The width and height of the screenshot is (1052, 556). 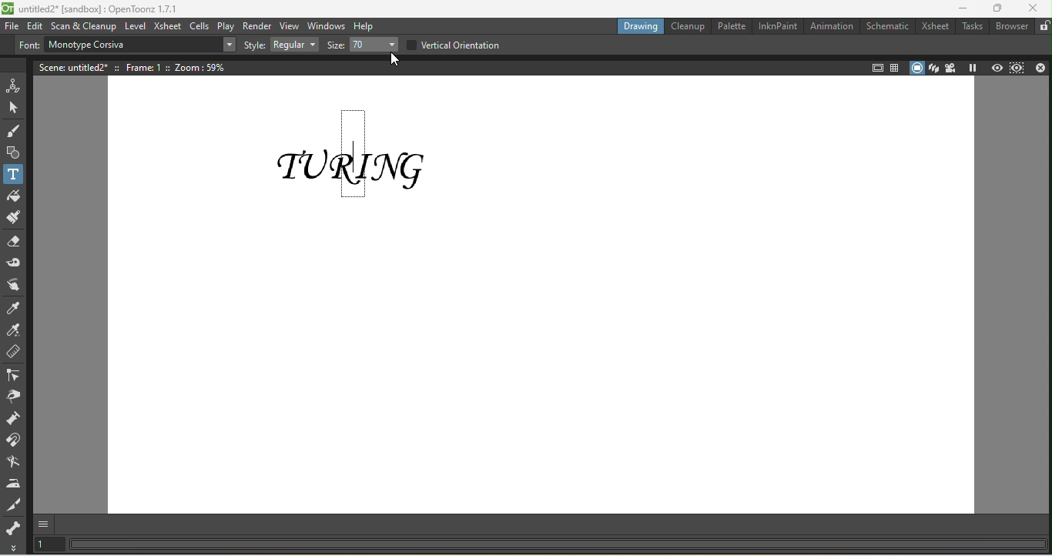 What do you see at coordinates (46, 523) in the screenshot?
I see `GUI Show/hide` at bounding box center [46, 523].